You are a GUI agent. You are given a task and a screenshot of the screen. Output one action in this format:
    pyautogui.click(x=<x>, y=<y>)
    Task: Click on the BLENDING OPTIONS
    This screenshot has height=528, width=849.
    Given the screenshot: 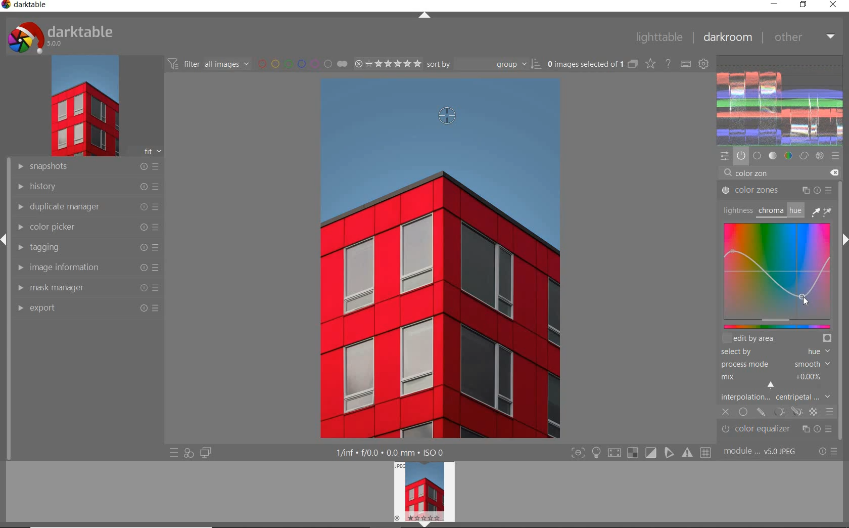 What is the action you would take?
    pyautogui.click(x=830, y=411)
    